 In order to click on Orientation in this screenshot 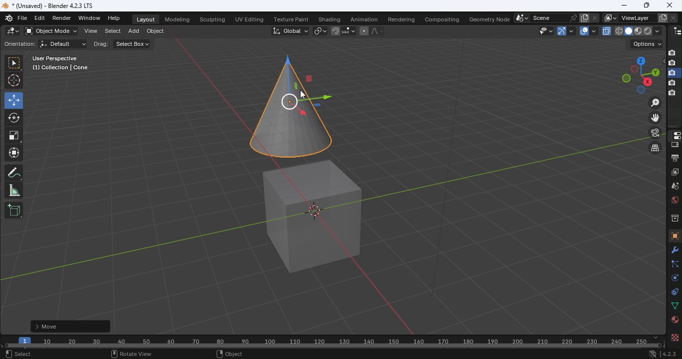, I will do `click(18, 44)`.